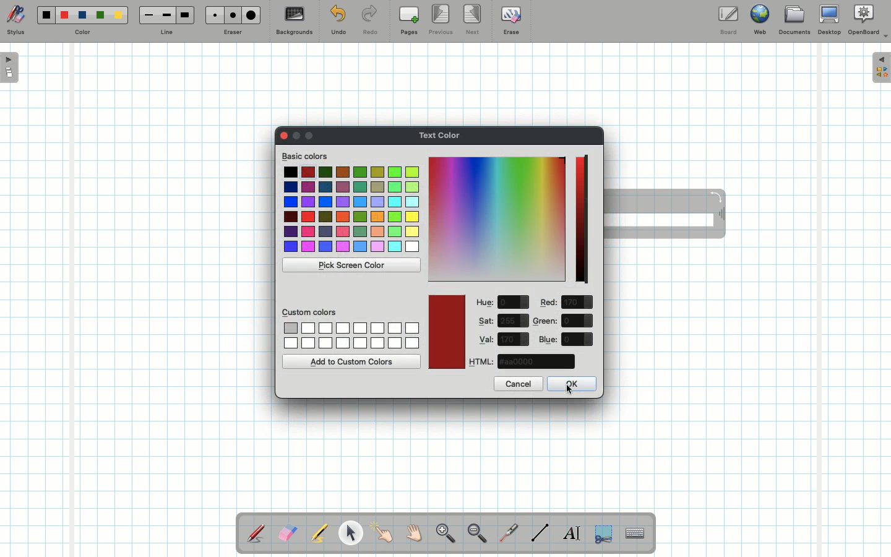 The image size is (891, 557). I want to click on Hue, so click(486, 303).